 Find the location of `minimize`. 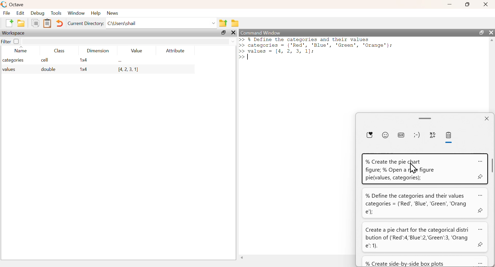

minimize is located at coordinates (450, 4).